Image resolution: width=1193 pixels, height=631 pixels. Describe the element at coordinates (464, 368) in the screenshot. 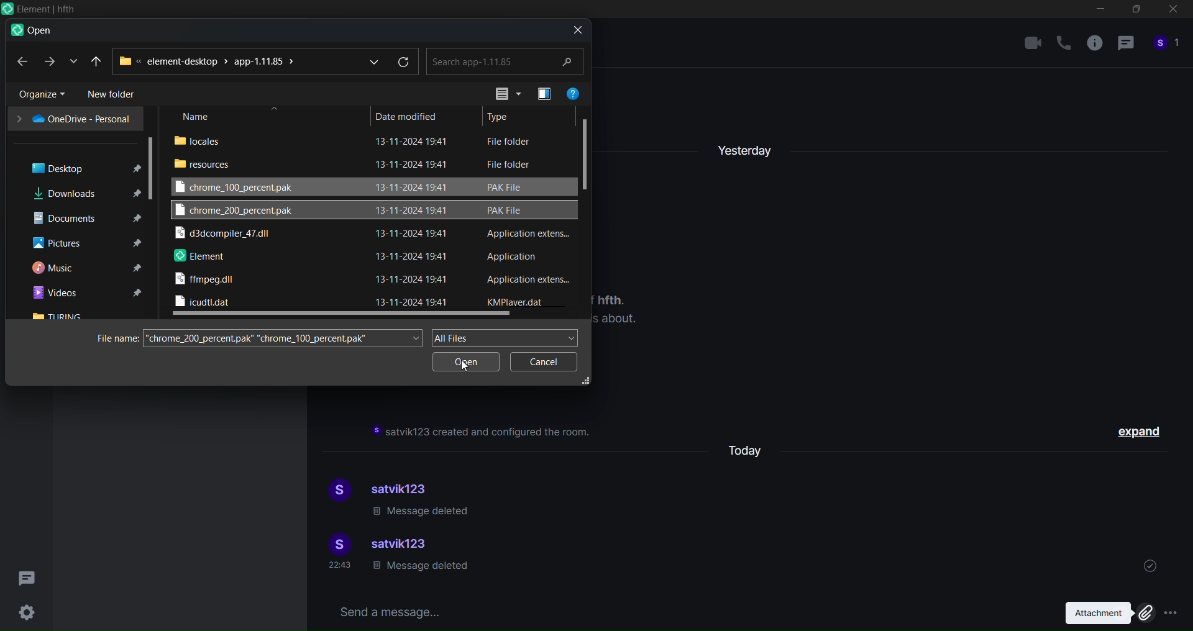

I see `Cursor` at that location.